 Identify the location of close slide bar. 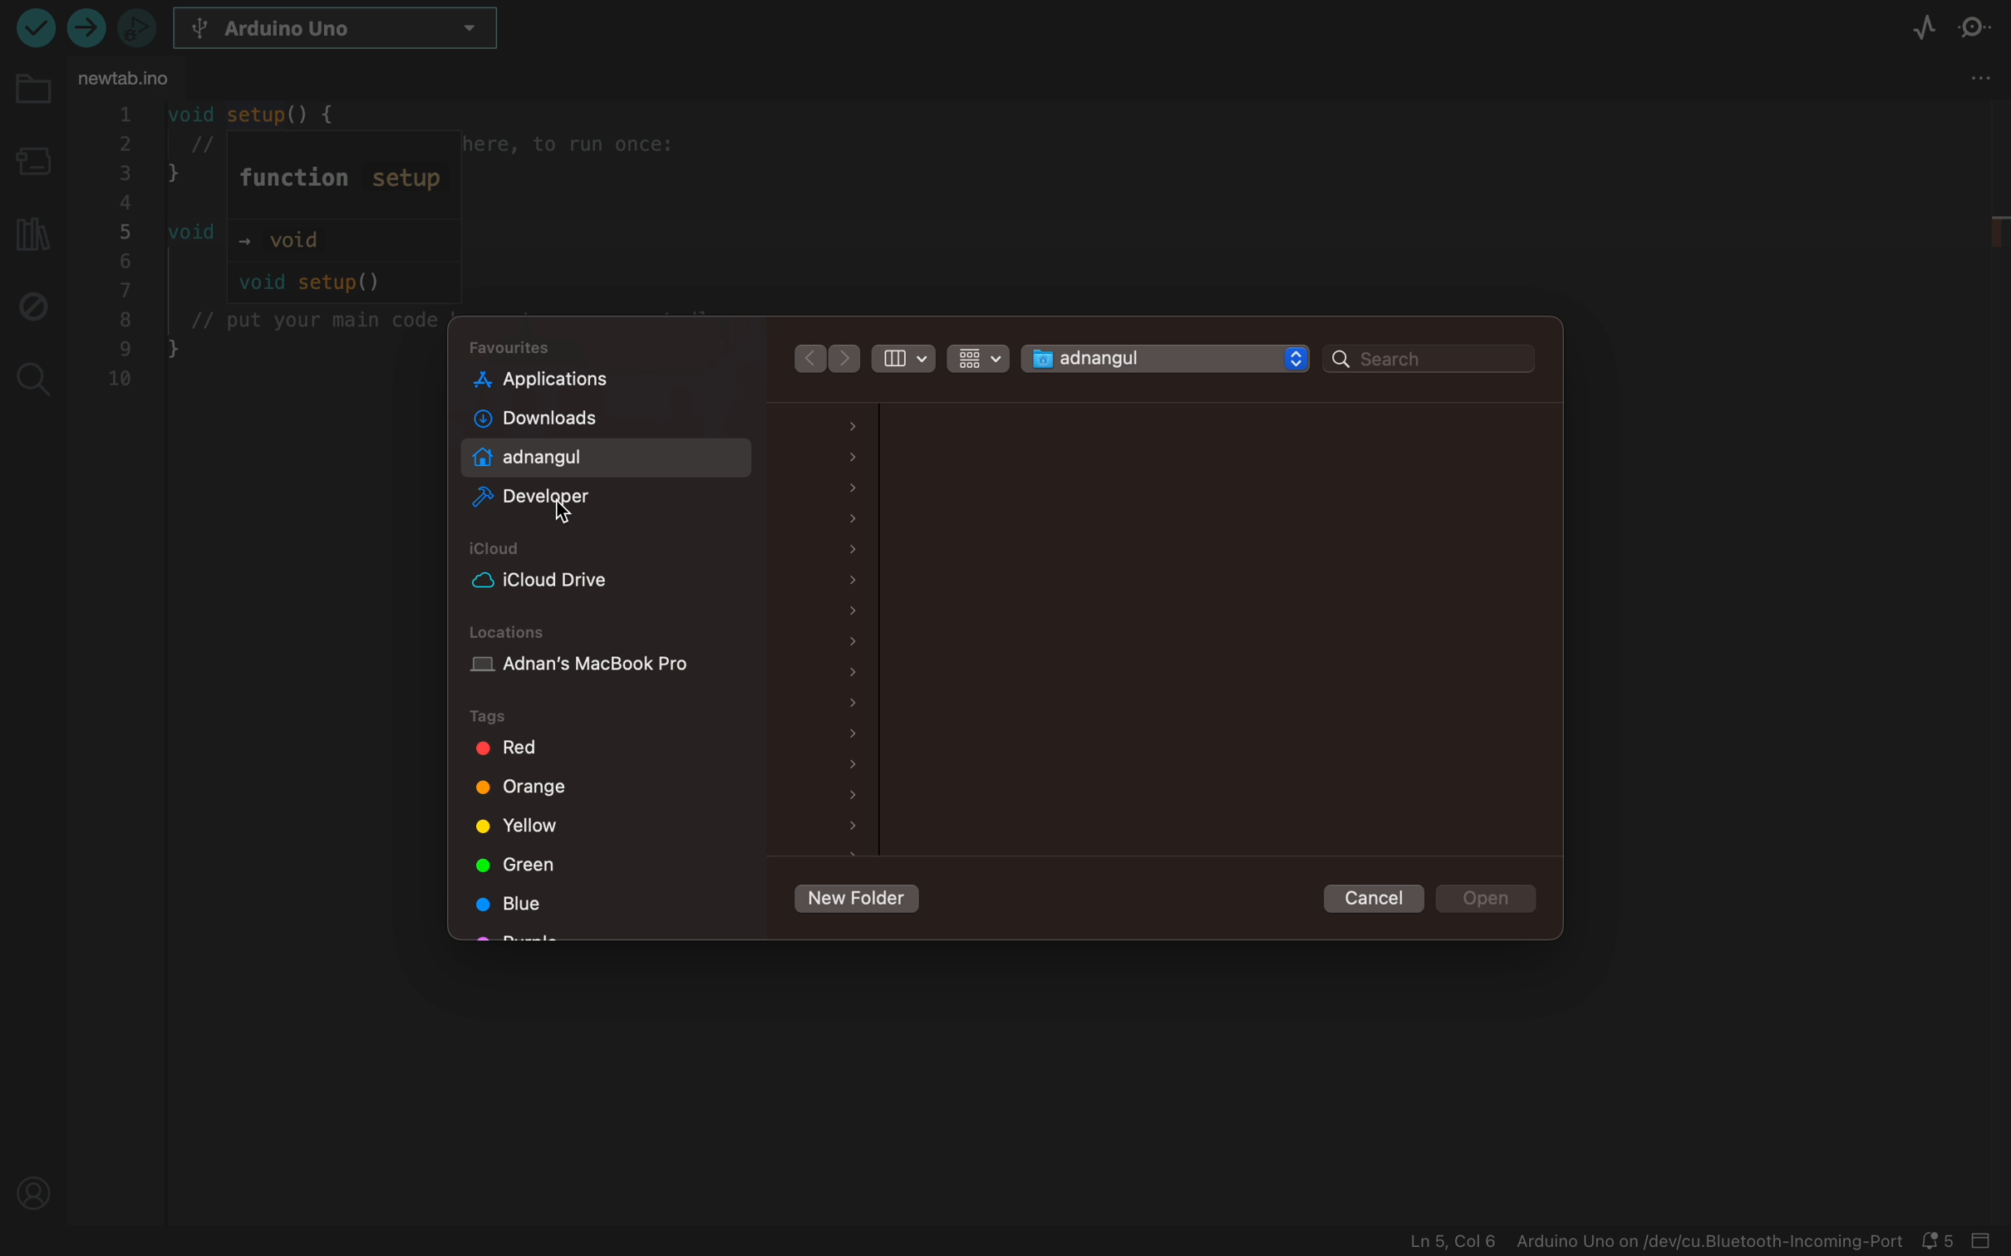
(1986, 1242).